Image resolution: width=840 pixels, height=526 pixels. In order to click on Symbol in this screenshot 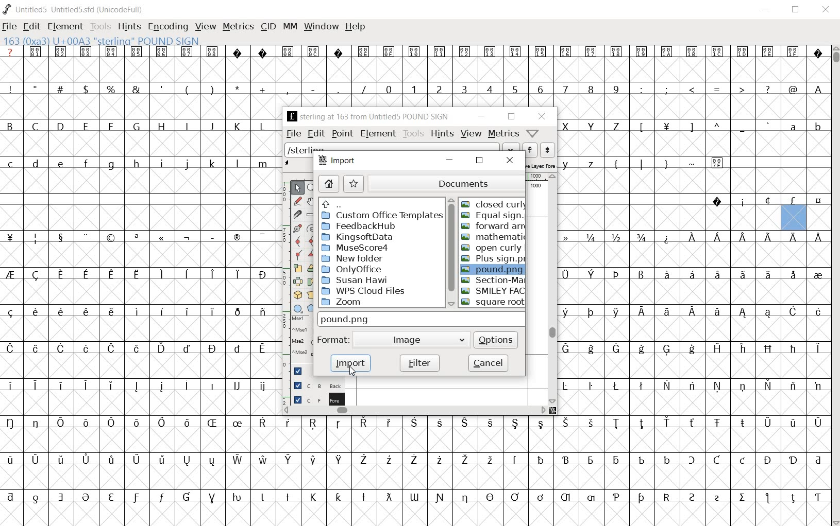, I will do `click(162, 460)`.